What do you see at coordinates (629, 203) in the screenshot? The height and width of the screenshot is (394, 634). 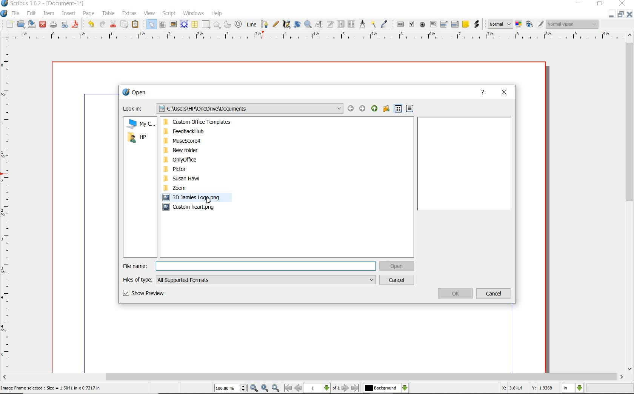 I see `scrollbar` at bounding box center [629, 203].